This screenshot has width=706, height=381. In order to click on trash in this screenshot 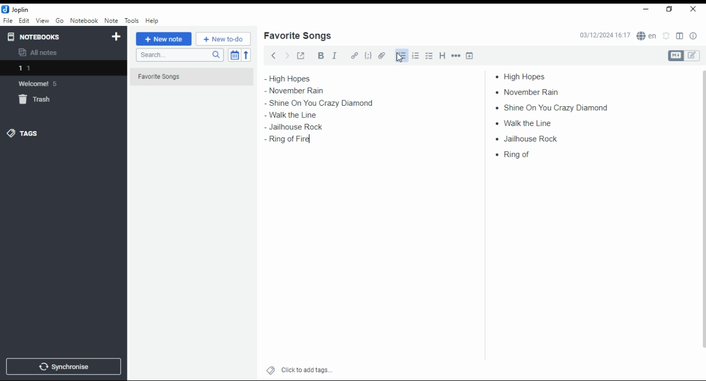, I will do `click(41, 101)`.